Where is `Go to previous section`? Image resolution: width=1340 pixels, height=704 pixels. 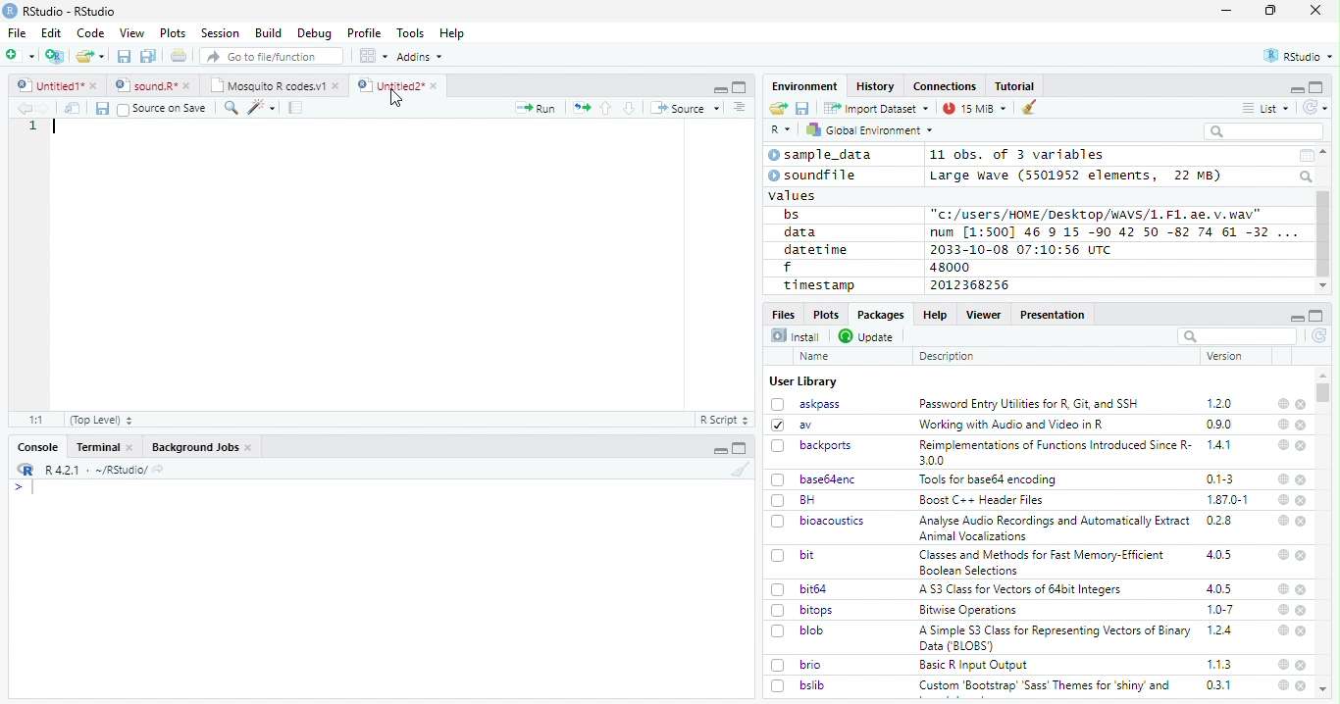
Go to previous section is located at coordinates (607, 108).